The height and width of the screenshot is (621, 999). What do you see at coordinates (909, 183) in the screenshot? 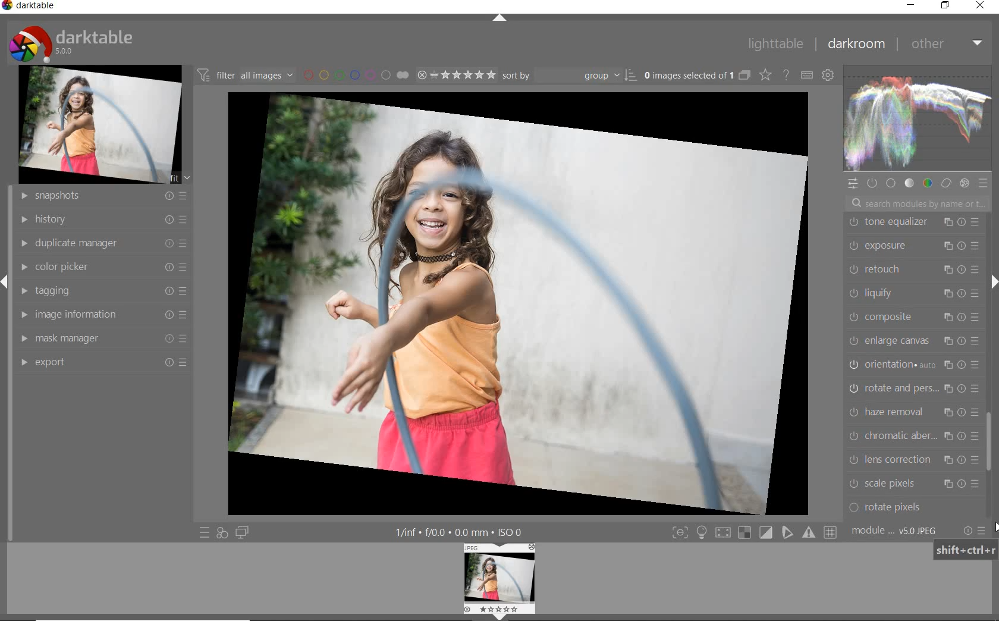
I see `tone` at bounding box center [909, 183].